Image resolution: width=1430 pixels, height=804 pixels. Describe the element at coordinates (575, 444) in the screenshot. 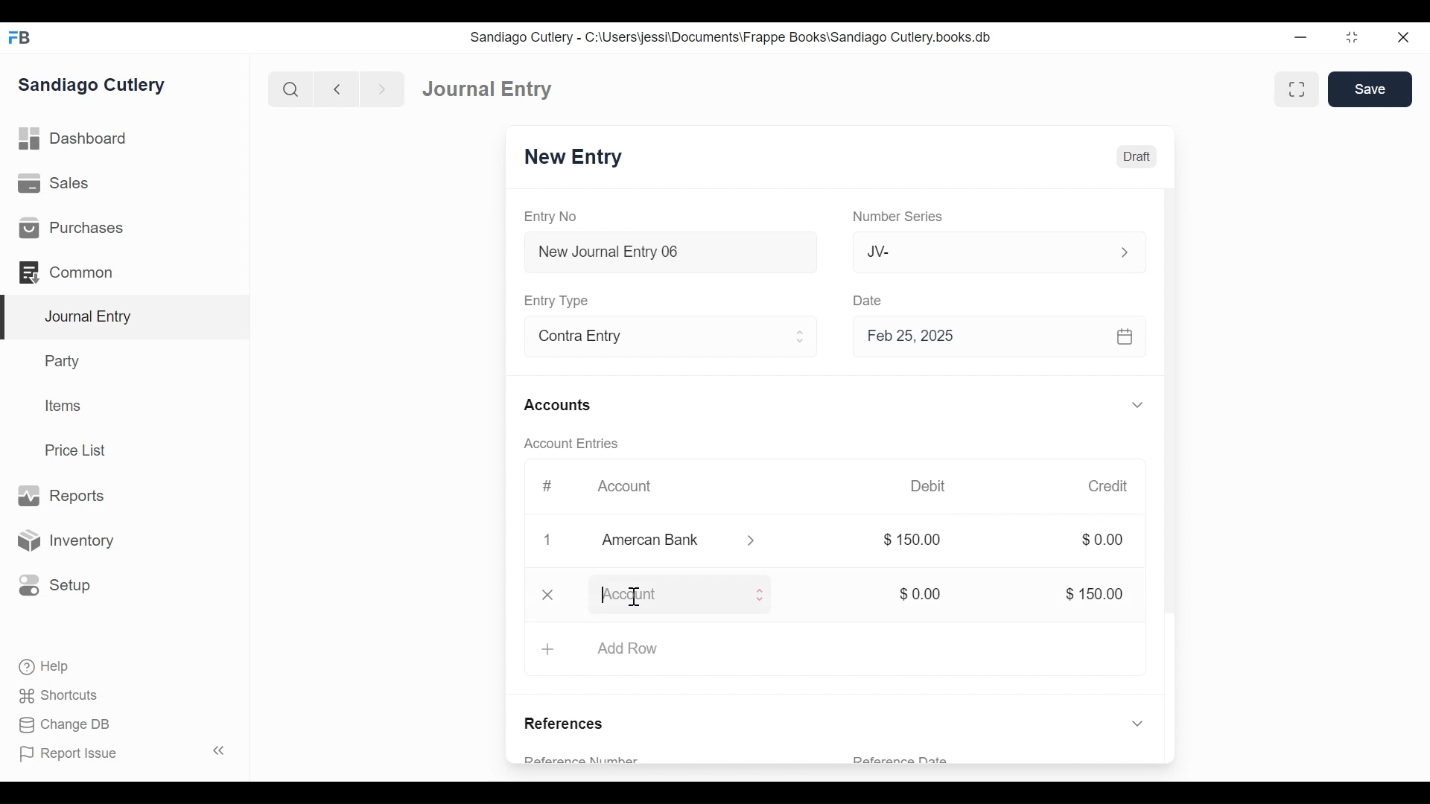

I see `Account Entries` at that location.